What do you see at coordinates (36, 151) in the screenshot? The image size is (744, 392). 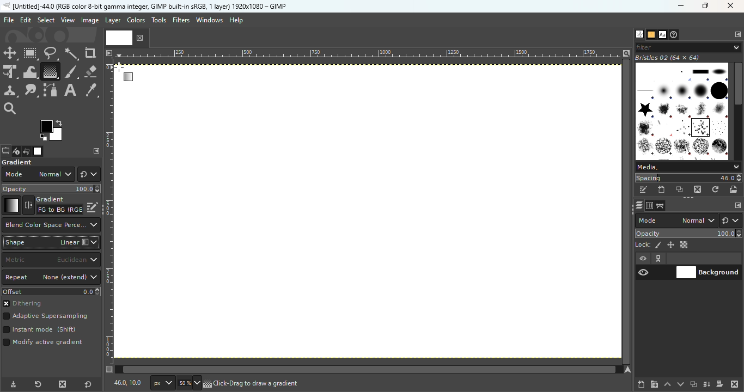 I see `Open the image dialog` at bounding box center [36, 151].